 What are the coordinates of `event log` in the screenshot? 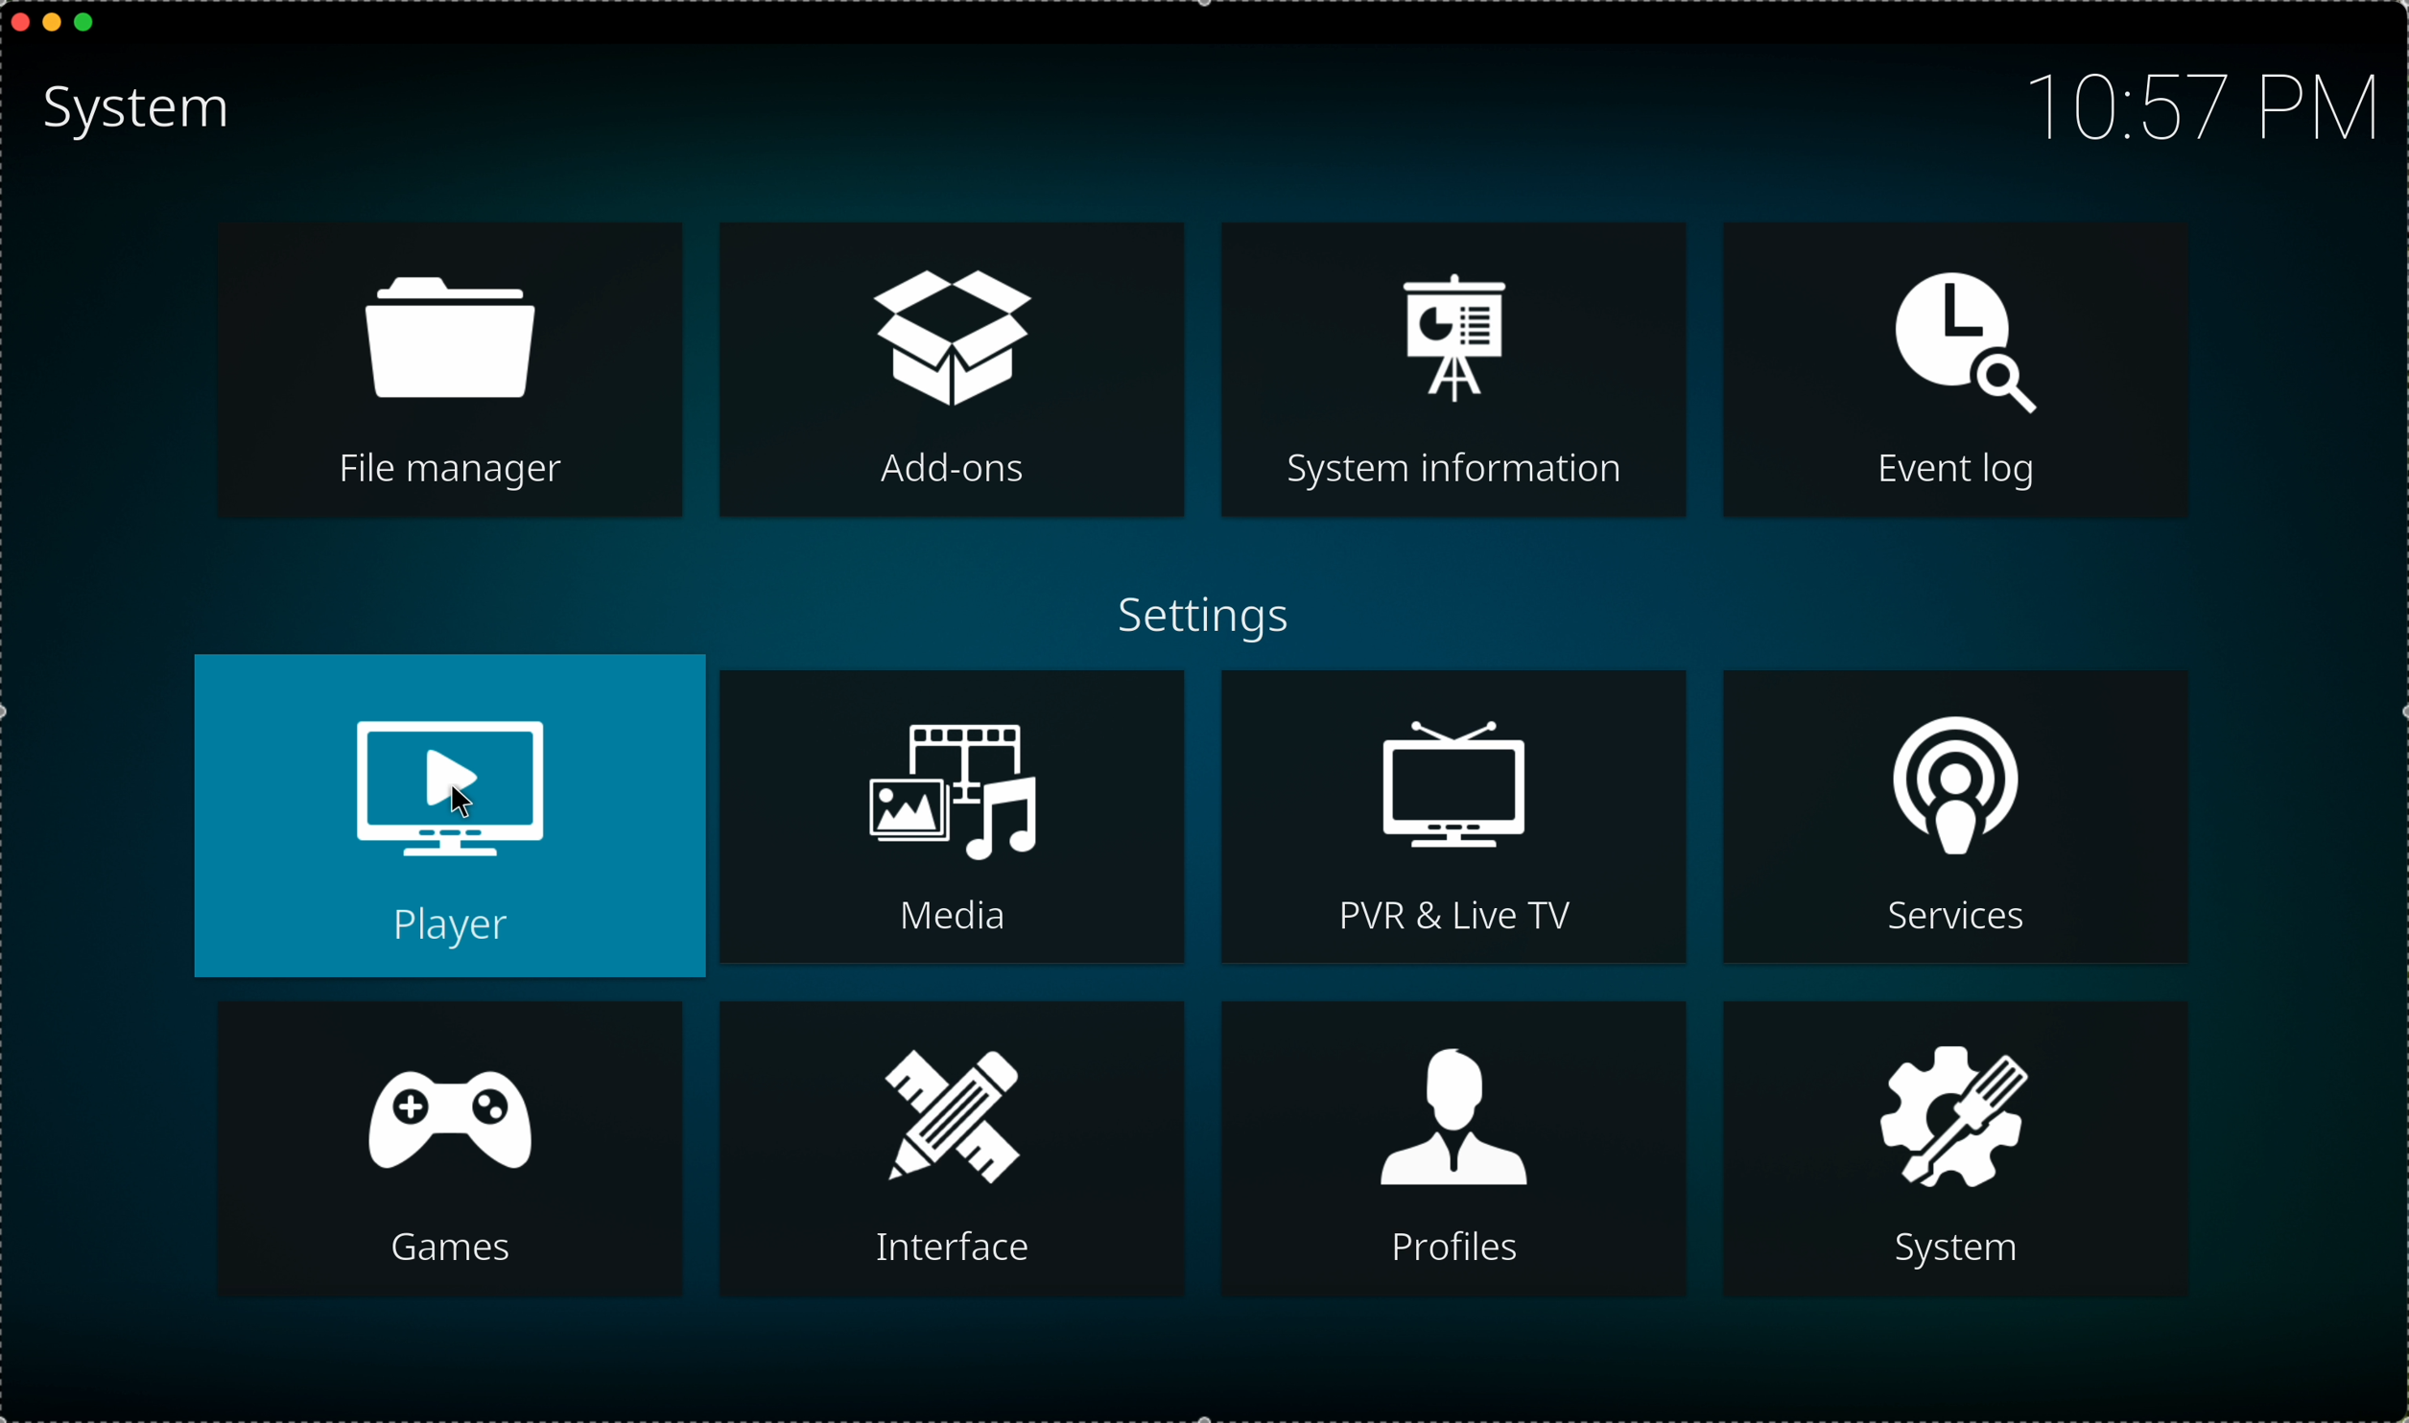 It's located at (1957, 374).